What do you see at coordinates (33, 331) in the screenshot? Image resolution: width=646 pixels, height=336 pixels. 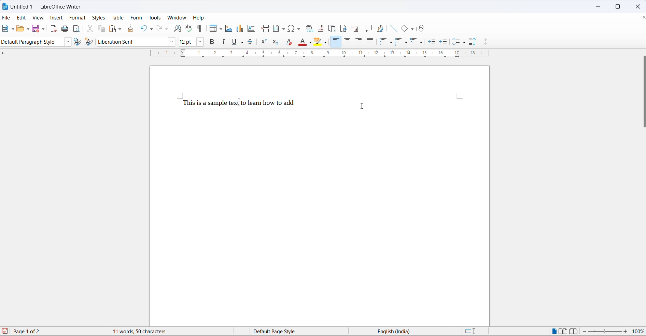 I see `Page 1 of 2` at bounding box center [33, 331].